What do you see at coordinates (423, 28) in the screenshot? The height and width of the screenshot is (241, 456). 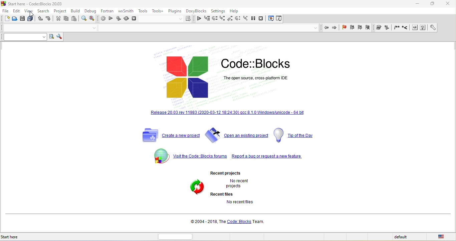 I see `run chm` at bounding box center [423, 28].